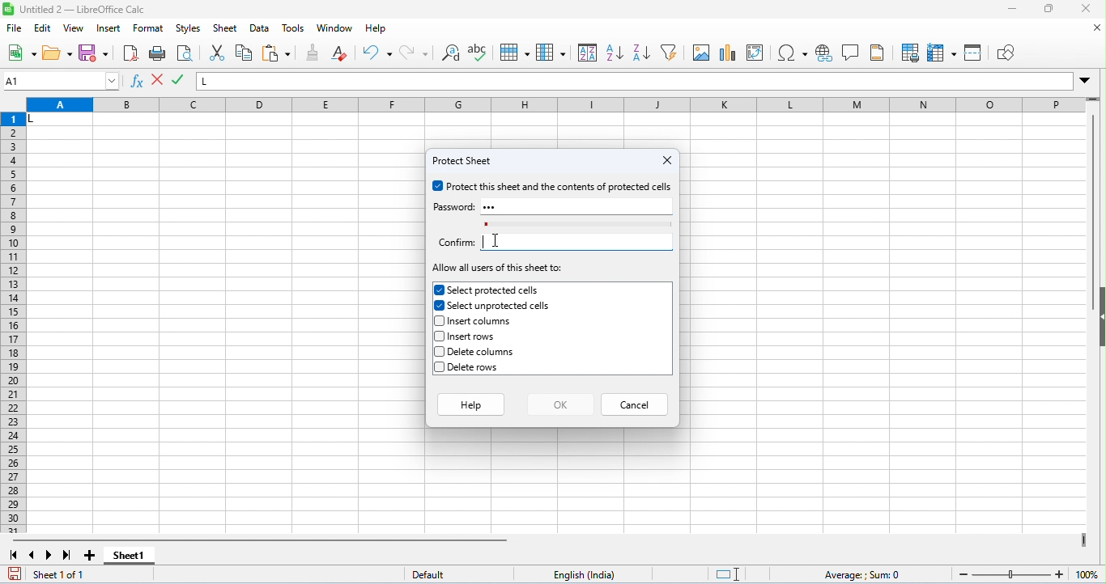  What do you see at coordinates (76, 9) in the screenshot?
I see `untitled 2- libreoffice calc` at bounding box center [76, 9].